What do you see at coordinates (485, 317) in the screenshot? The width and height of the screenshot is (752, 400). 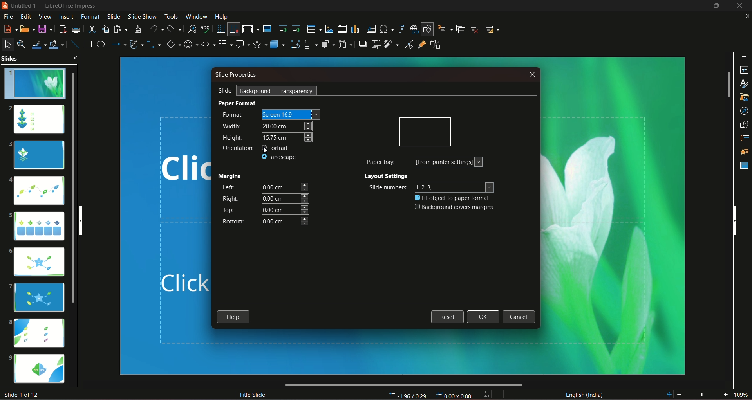 I see `ok` at bounding box center [485, 317].